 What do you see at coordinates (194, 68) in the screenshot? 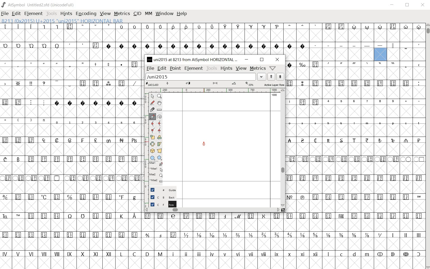
I see `element` at bounding box center [194, 68].